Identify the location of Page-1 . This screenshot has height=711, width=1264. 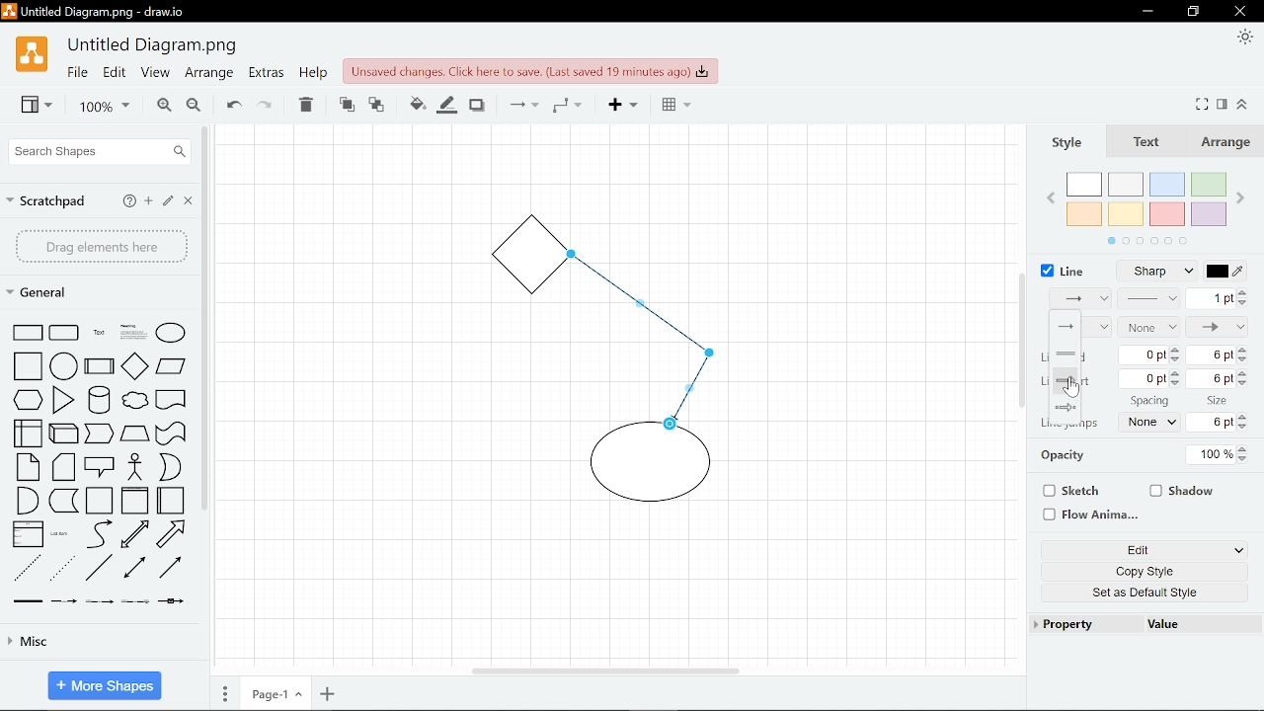
(274, 695).